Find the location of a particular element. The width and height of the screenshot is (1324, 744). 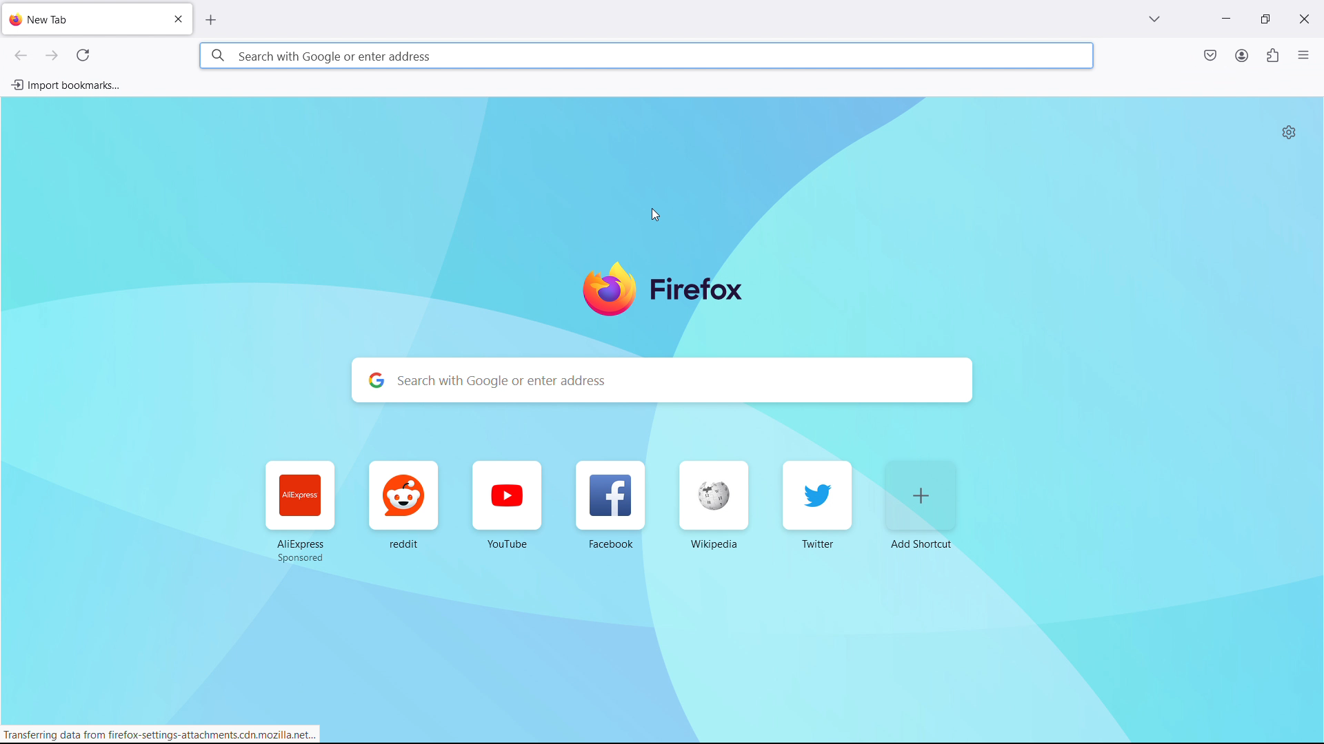

reload current page is located at coordinates (83, 58).